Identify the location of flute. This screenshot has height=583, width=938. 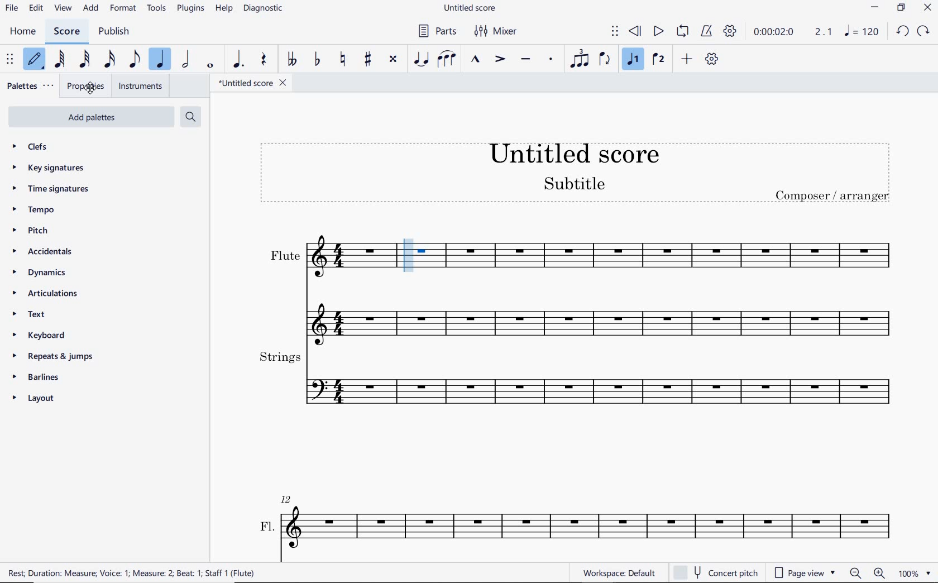
(575, 314).